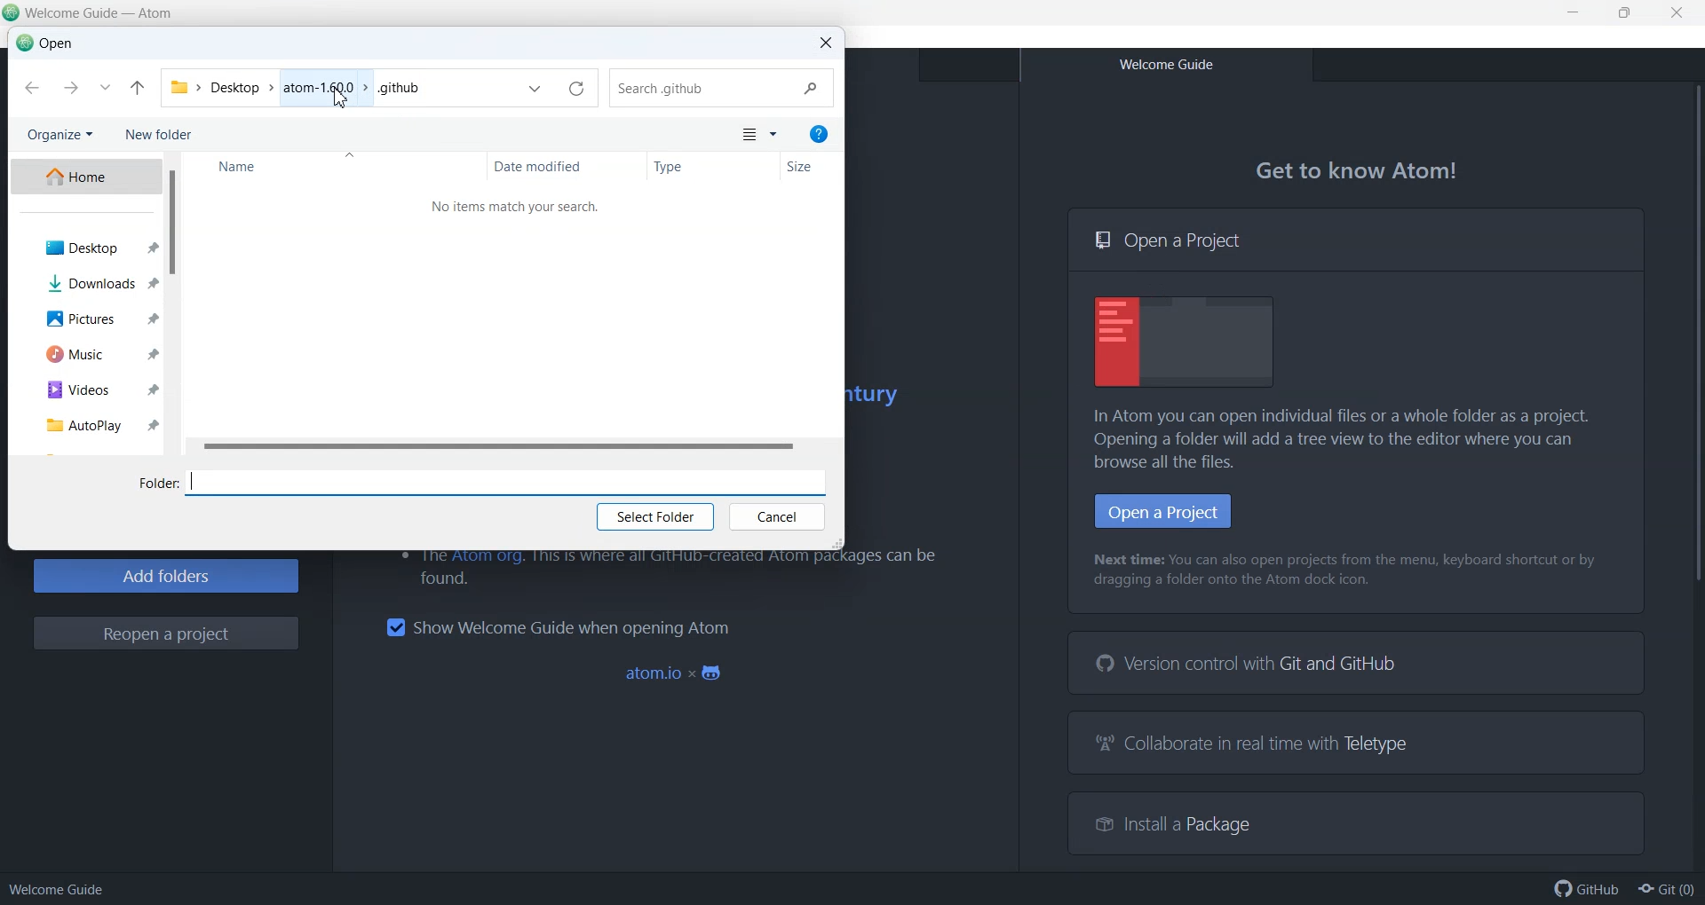 The image size is (1705, 905). Describe the element at coordinates (320, 87) in the screenshot. I see `atom-1.60.0` at that location.